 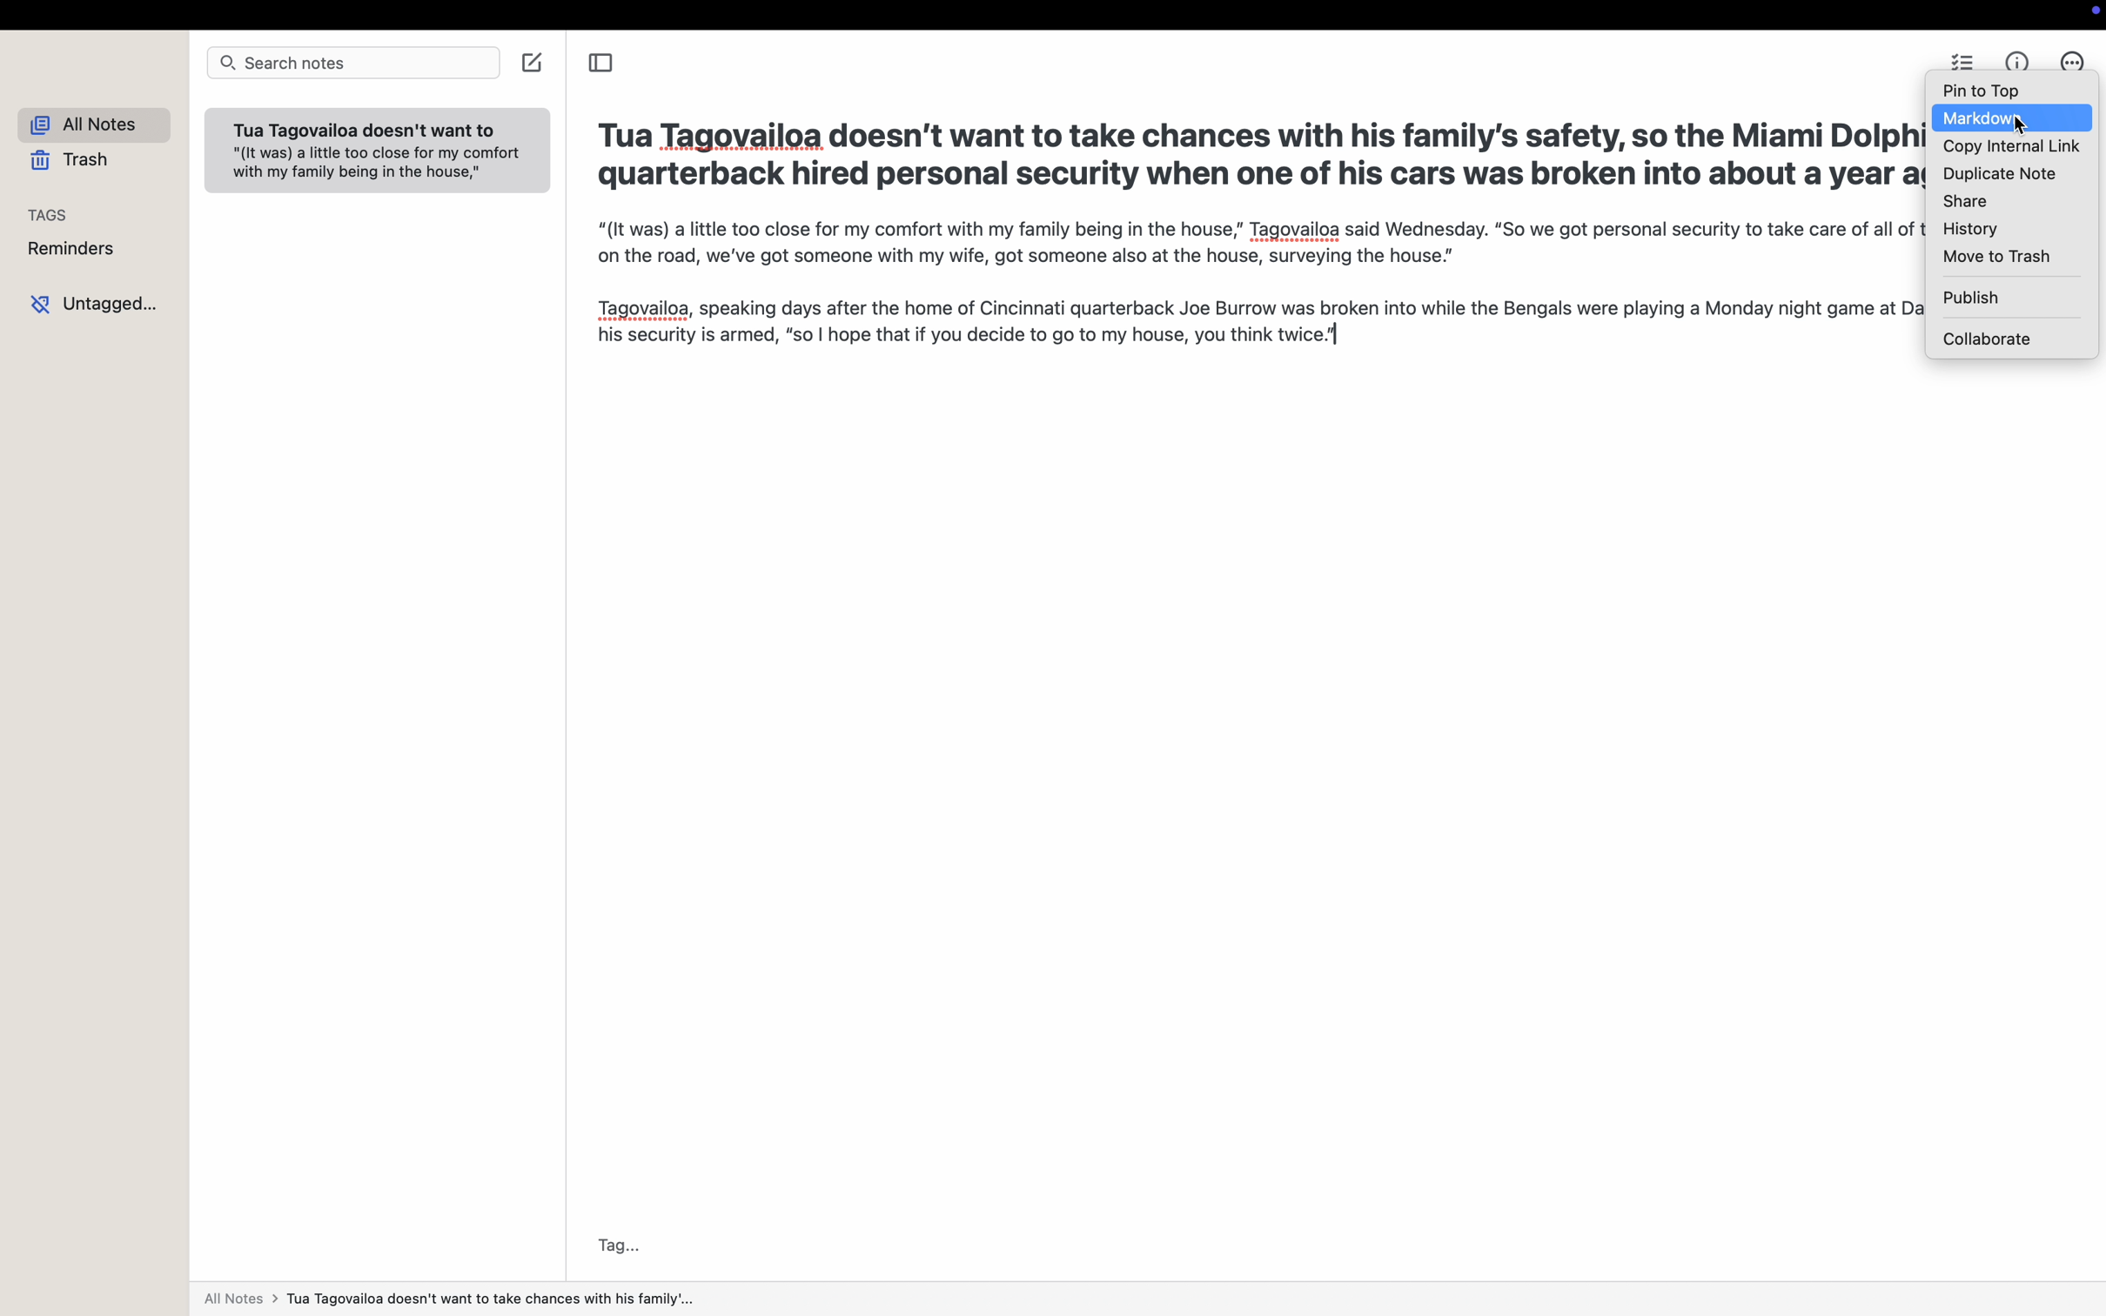 What do you see at coordinates (1260, 303) in the screenshot?
I see `“(It was) a little too close for my comfort with my family being in the house,” Tagovailoa said Wednesday. “So we got personal security to take care of all of that. When we'reon the road, we've got someone with my wife, got someone also at the house, surveying the house.”Tagovailoa, speaking days after the home of Cincinnati quarterback Joe Burrow was broken into while the Bengals were playing a Monday night game at Dallas, also notedhis security is armed, “so | hope that if you decide to go to my house, you think twice] ` at bounding box center [1260, 303].